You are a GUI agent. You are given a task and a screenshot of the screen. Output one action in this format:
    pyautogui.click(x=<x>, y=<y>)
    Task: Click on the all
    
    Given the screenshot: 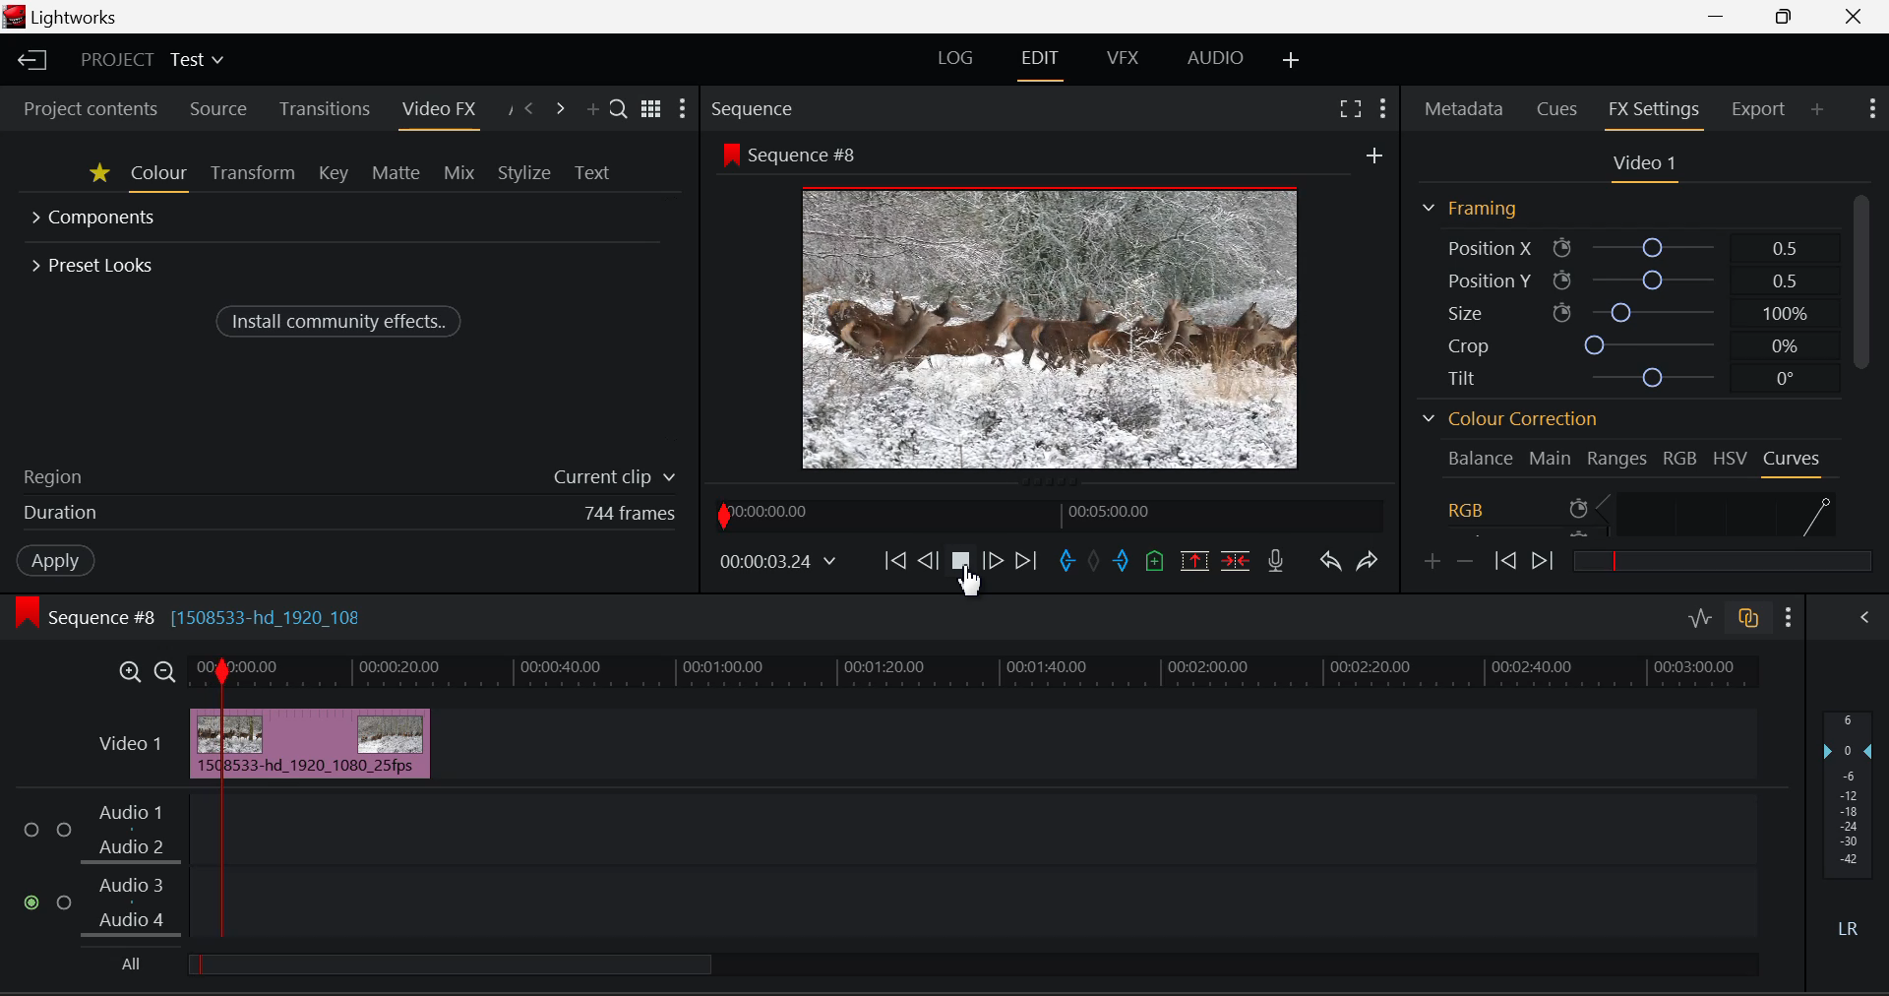 What is the action you would take?
    pyautogui.click(x=521, y=966)
    